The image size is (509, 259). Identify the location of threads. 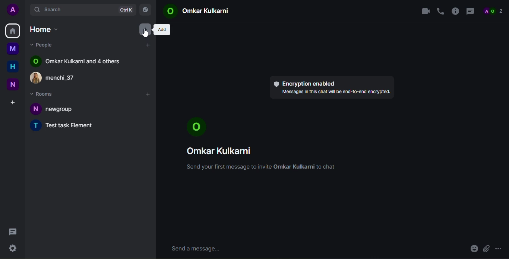
(470, 11).